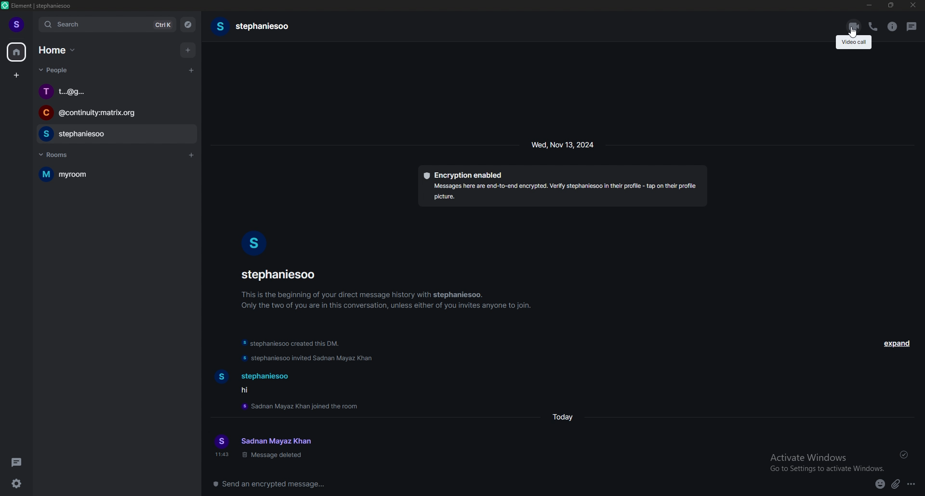 The width and height of the screenshot is (925, 496). Describe the element at coordinates (892, 5) in the screenshot. I see `resize` at that location.